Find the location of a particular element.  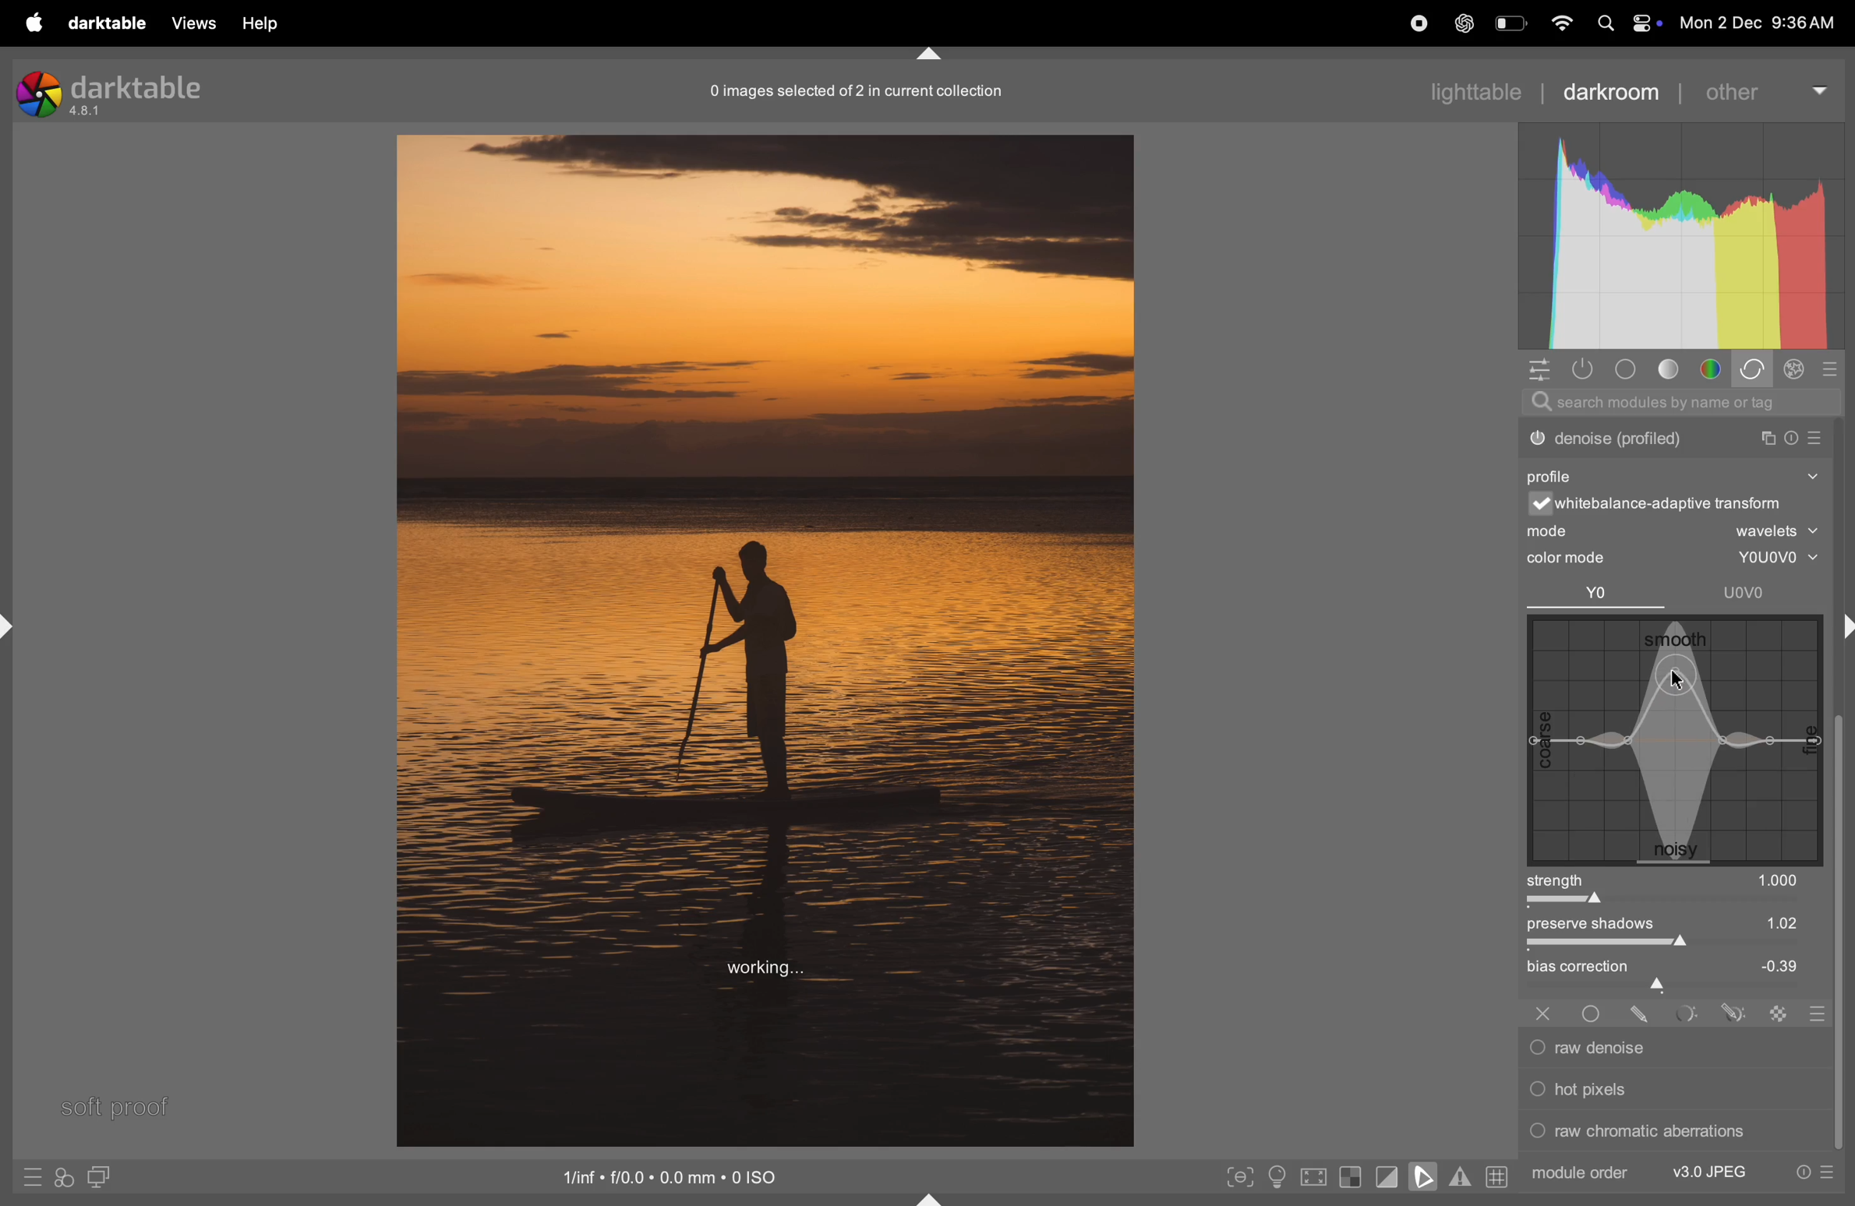

date and time is located at coordinates (1763, 23).